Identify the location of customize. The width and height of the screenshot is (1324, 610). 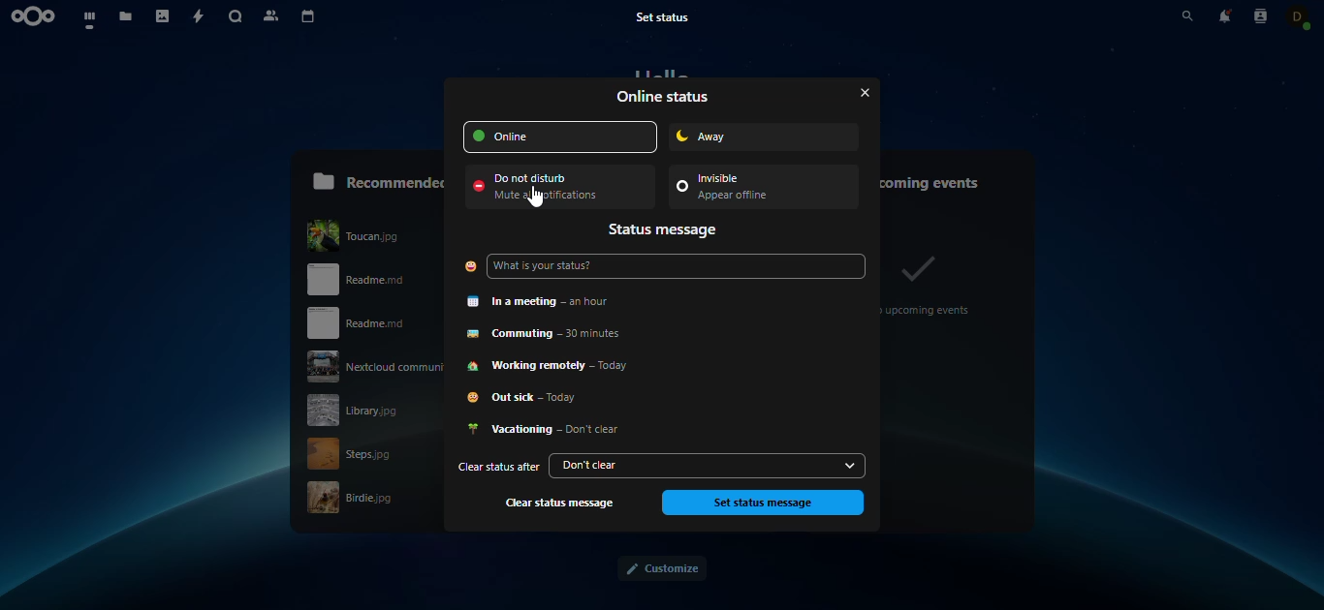
(661, 569).